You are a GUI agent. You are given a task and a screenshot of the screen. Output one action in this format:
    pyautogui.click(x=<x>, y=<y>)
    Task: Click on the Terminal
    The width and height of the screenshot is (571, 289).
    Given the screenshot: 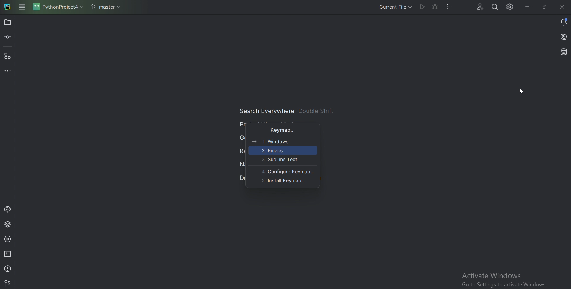 What is the action you would take?
    pyautogui.click(x=9, y=254)
    